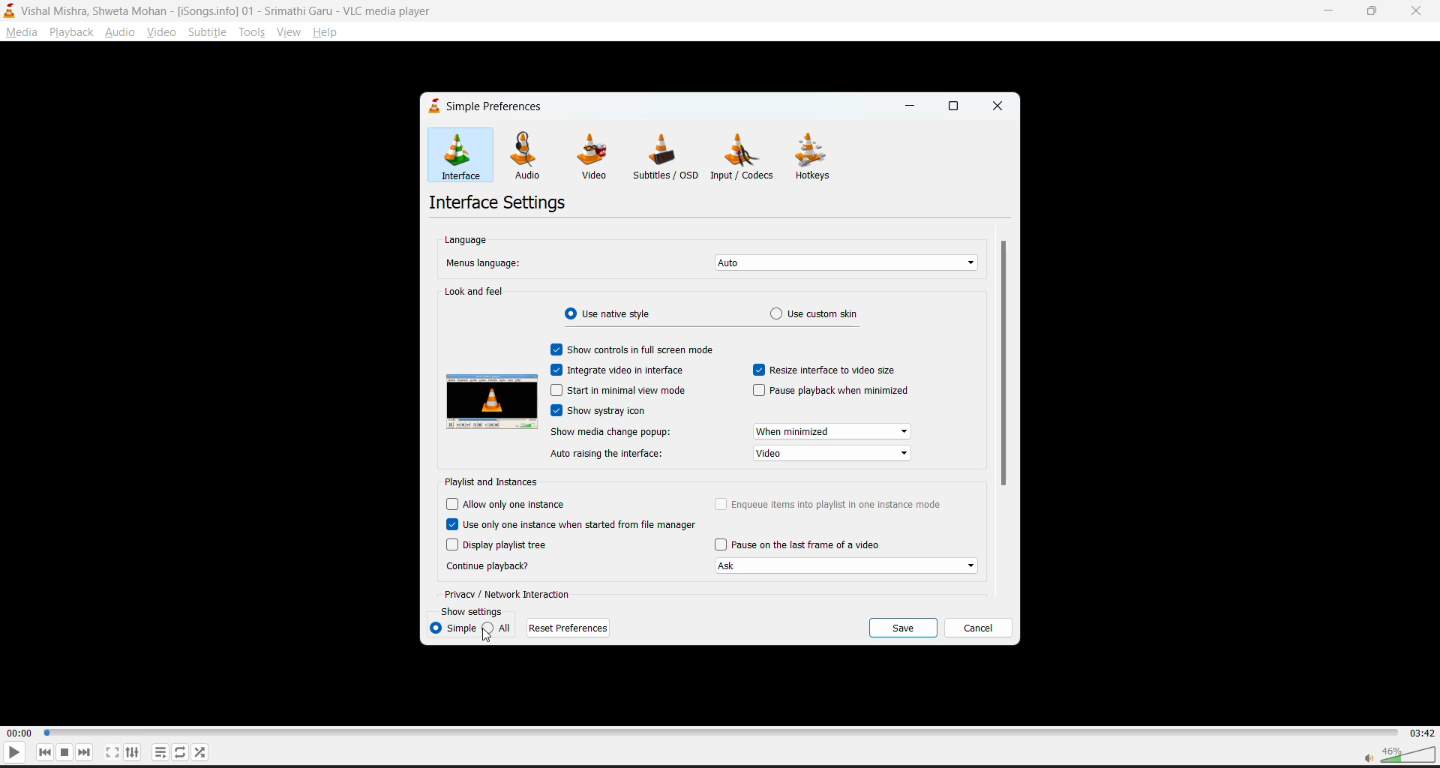  What do you see at coordinates (998, 105) in the screenshot?
I see `close` at bounding box center [998, 105].